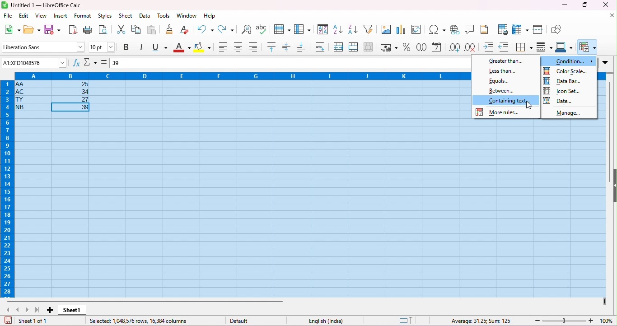 Image resolution: width=617 pixels, height=326 pixels. What do you see at coordinates (10, 310) in the screenshot?
I see `first sheet` at bounding box center [10, 310].